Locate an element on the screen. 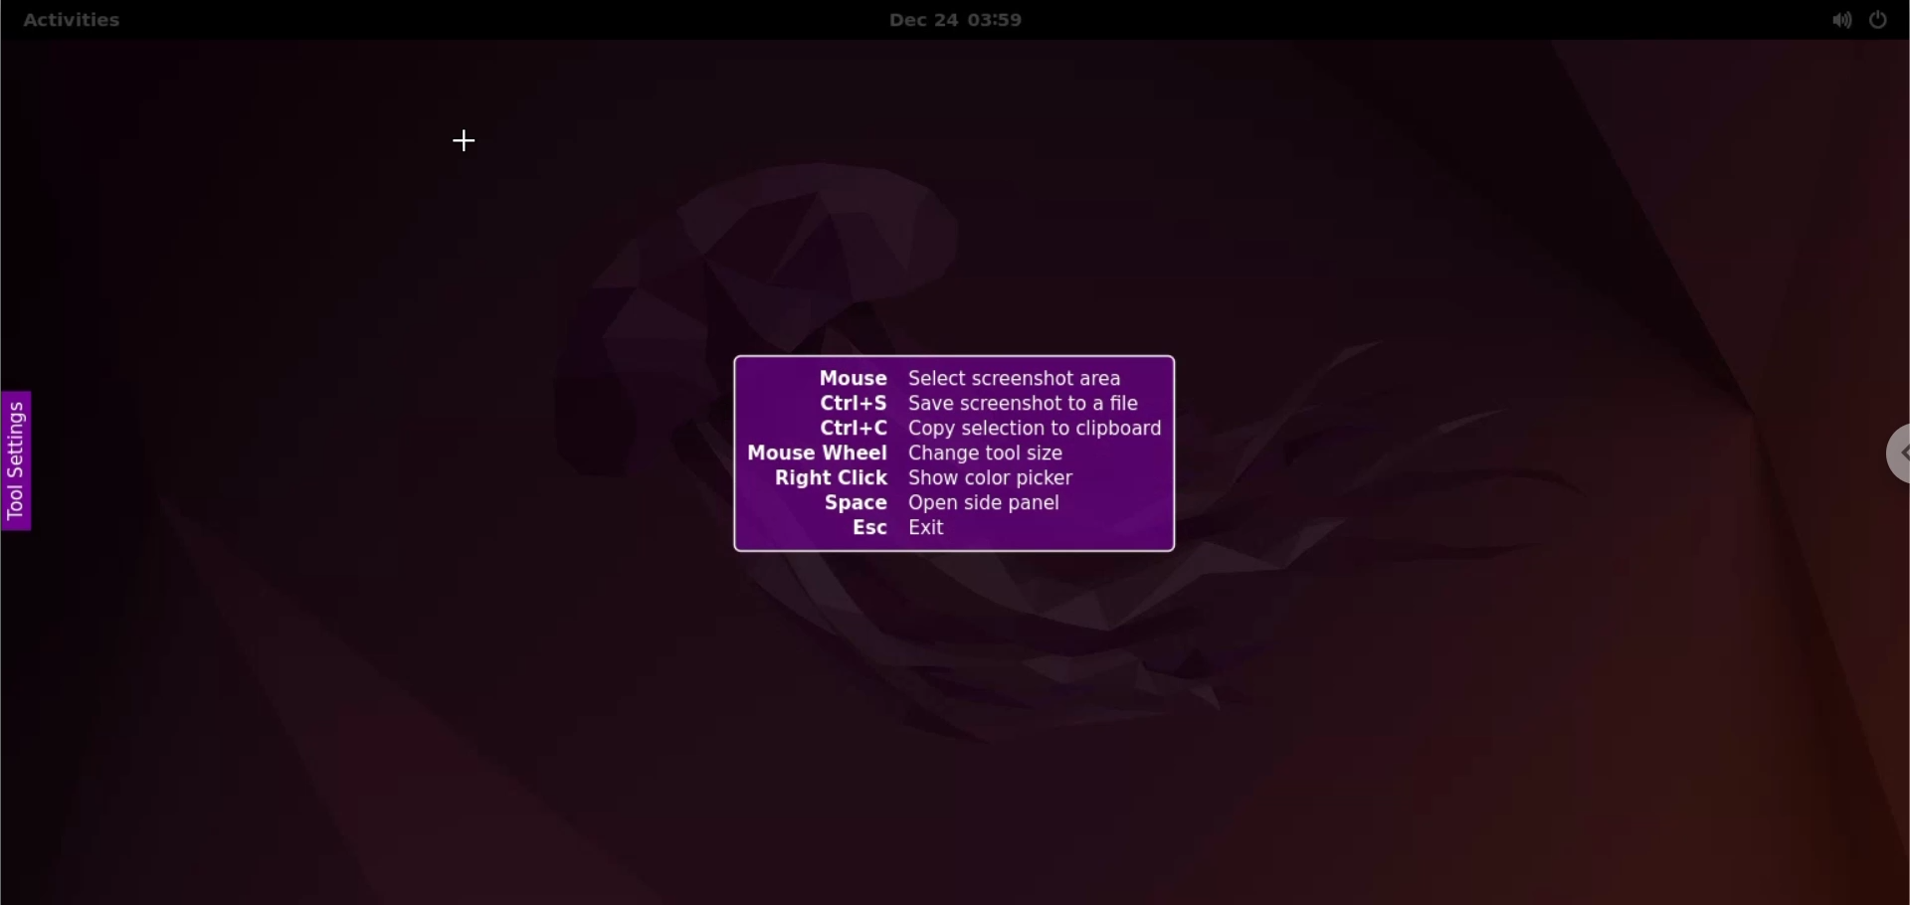 This screenshot has width=1910, height=905. tool settings  is located at coordinates (19, 465).